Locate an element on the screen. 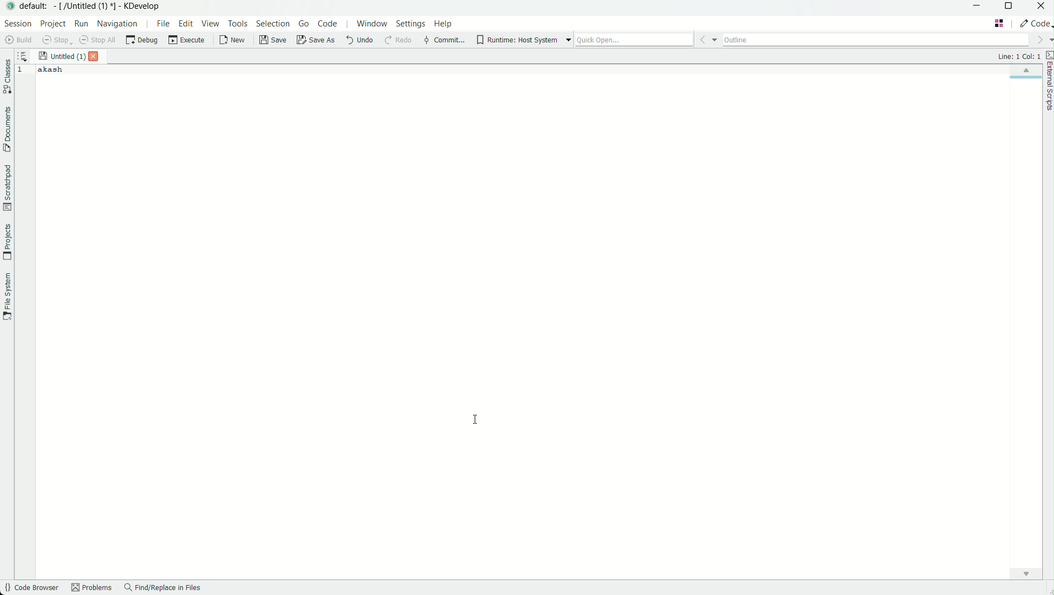 The height and width of the screenshot is (595, 1054). find/replace in files is located at coordinates (163, 588).